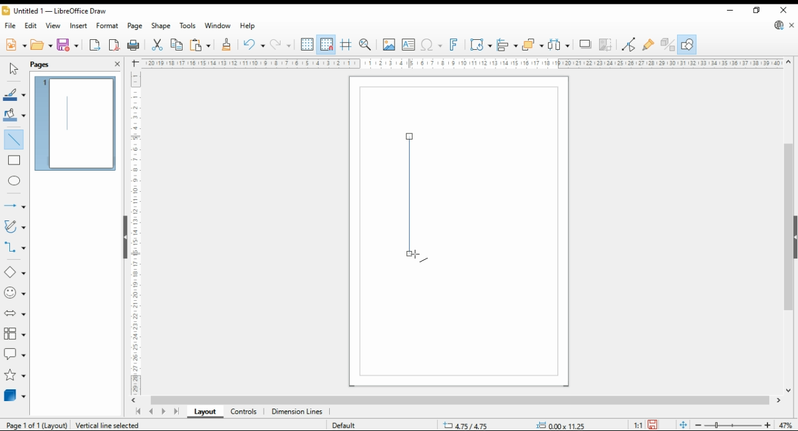  Describe the element at coordinates (281, 45) in the screenshot. I see `redo` at that location.